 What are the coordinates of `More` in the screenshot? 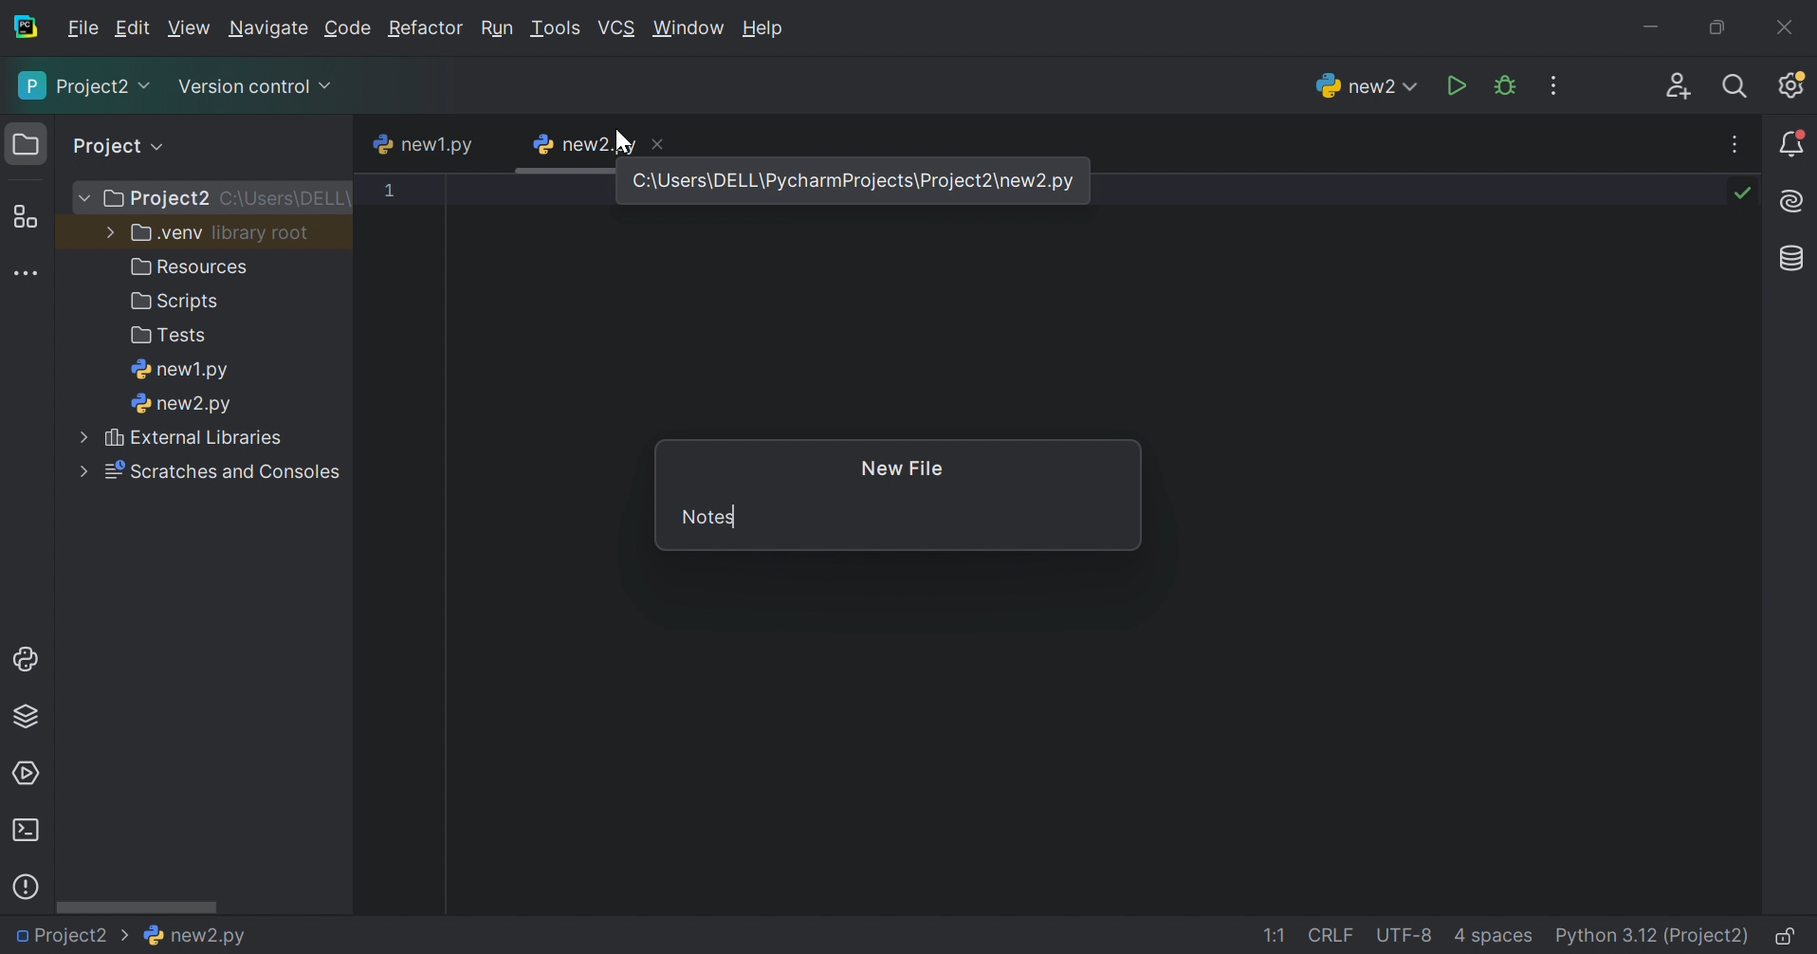 It's located at (81, 197).